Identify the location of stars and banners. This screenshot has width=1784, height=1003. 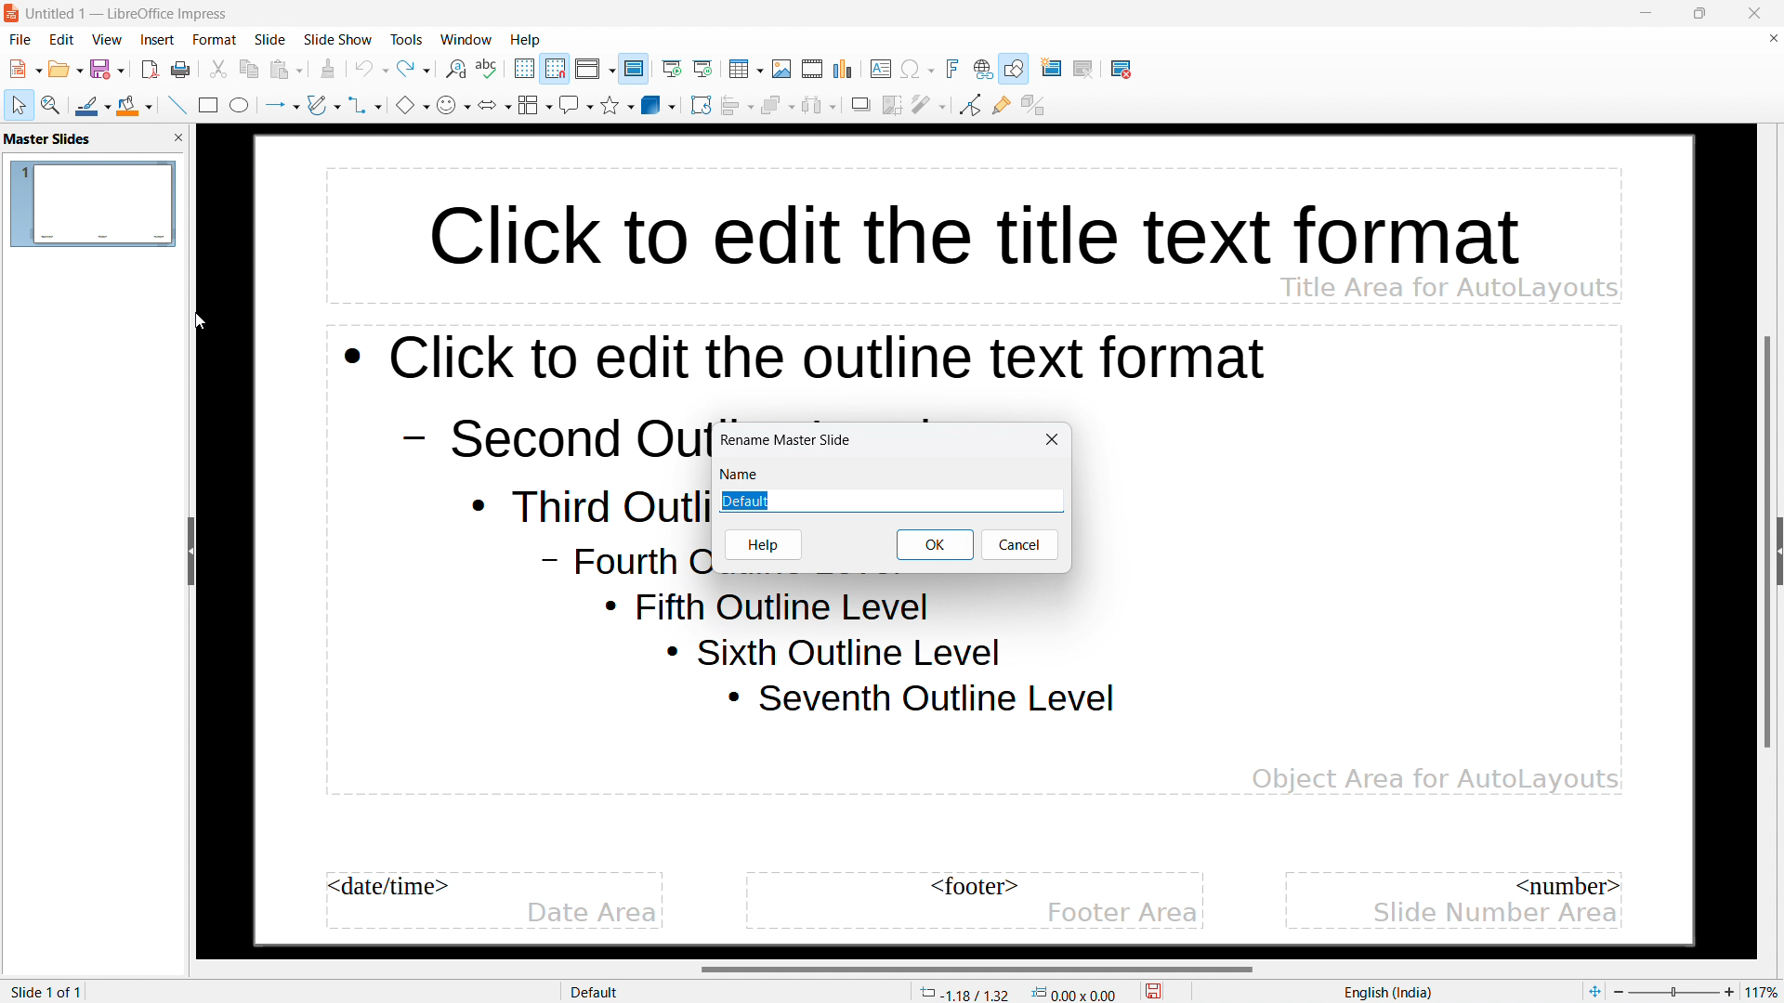
(617, 104).